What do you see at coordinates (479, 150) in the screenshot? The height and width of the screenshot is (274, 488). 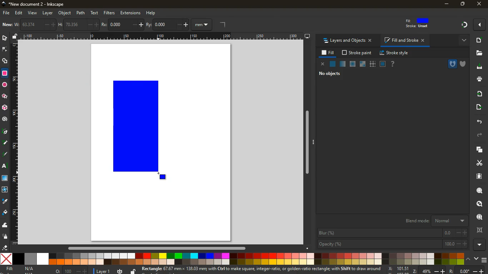 I see `layers` at bounding box center [479, 150].